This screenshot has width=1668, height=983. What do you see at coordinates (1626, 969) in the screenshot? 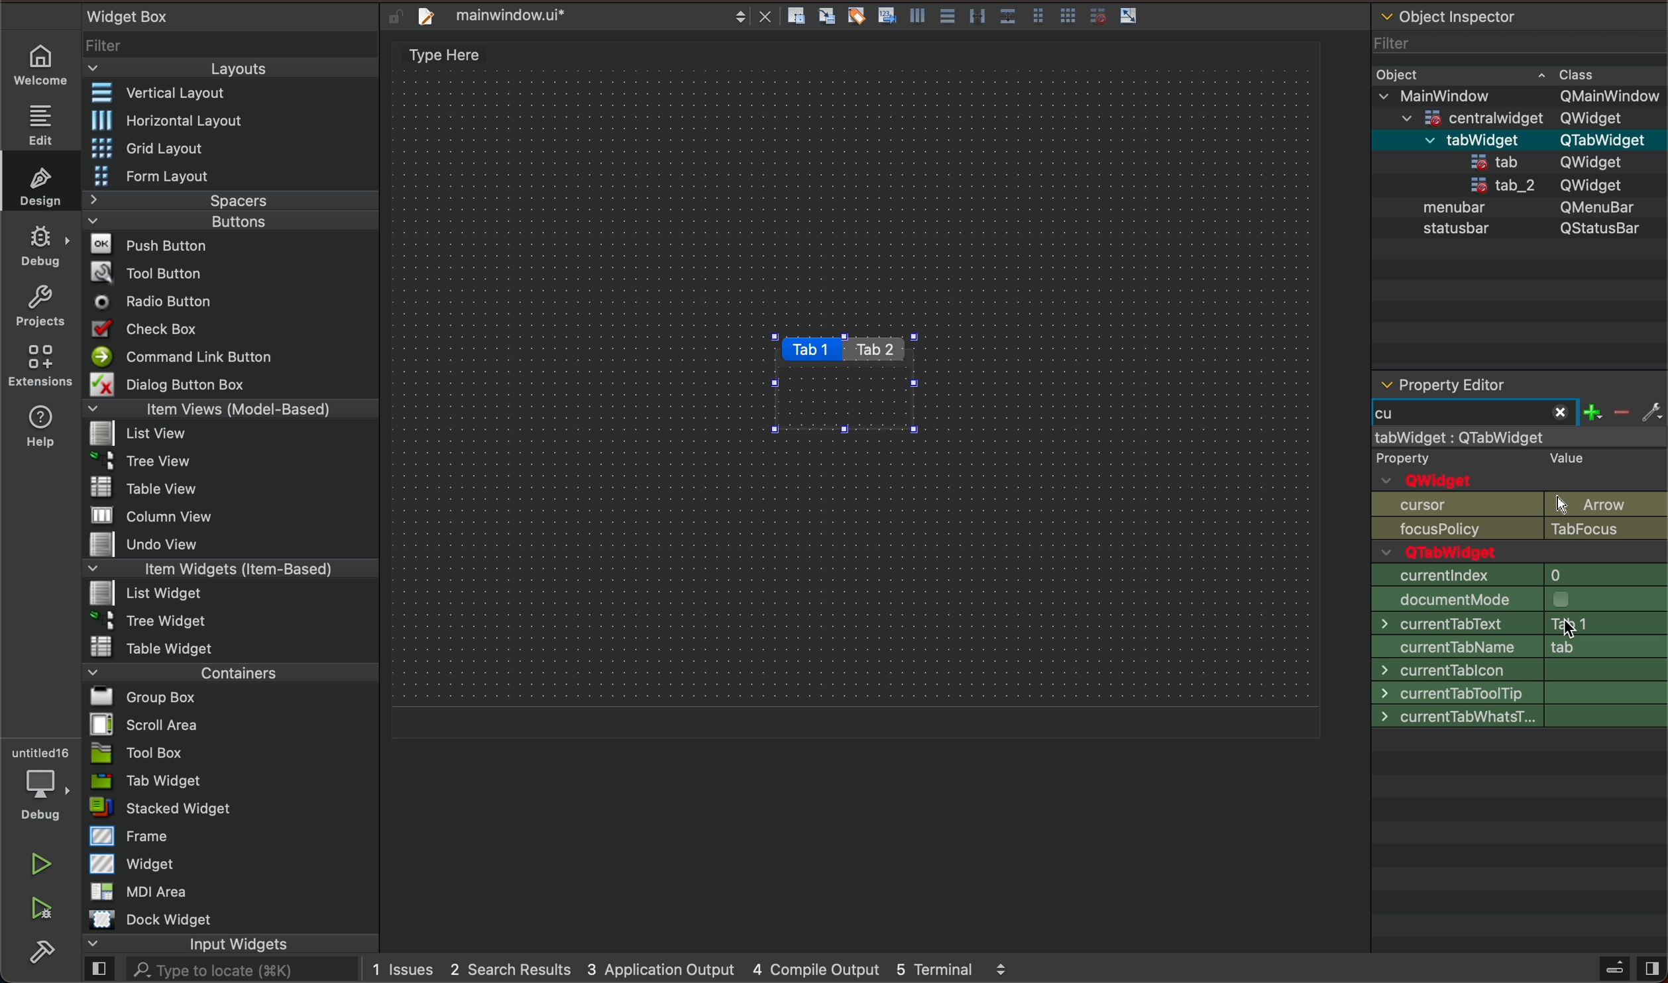
I see `close sidebar` at bounding box center [1626, 969].